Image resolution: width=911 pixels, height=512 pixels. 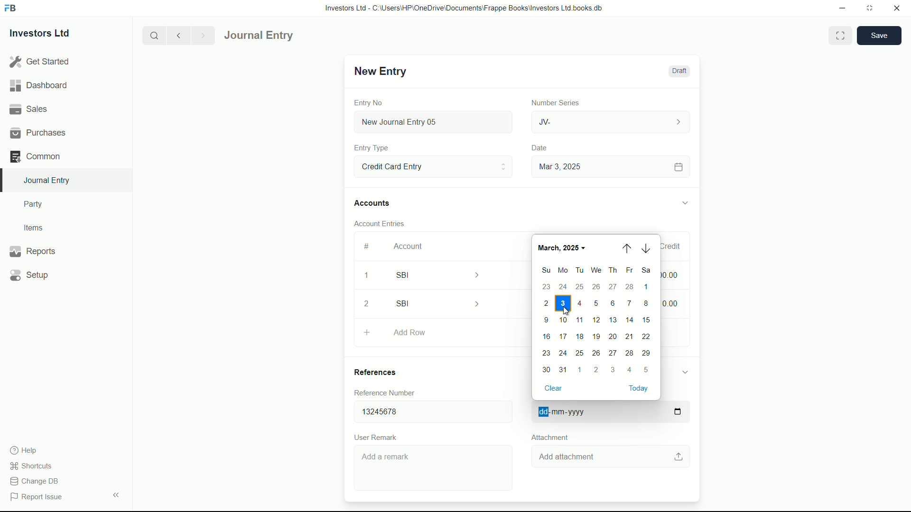 What do you see at coordinates (684, 201) in the screenshot?
I see `expand/collapse` at bounding box center [684, 201].